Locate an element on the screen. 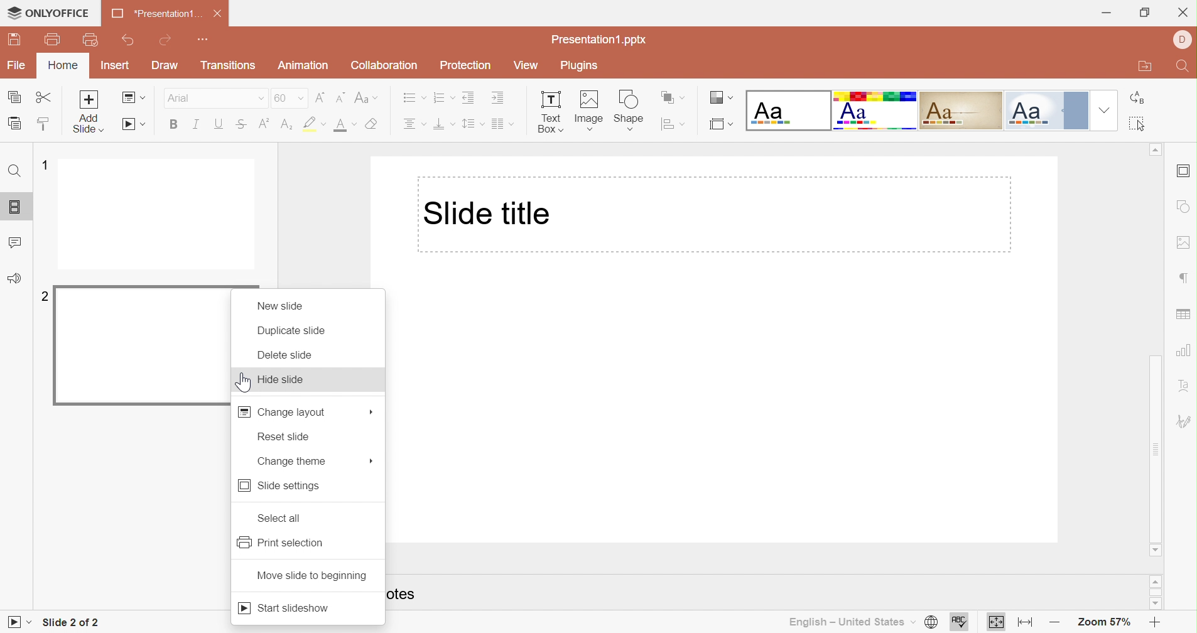 The image size is (1197, 633). Copy Style is located at coordinates (44, 121).